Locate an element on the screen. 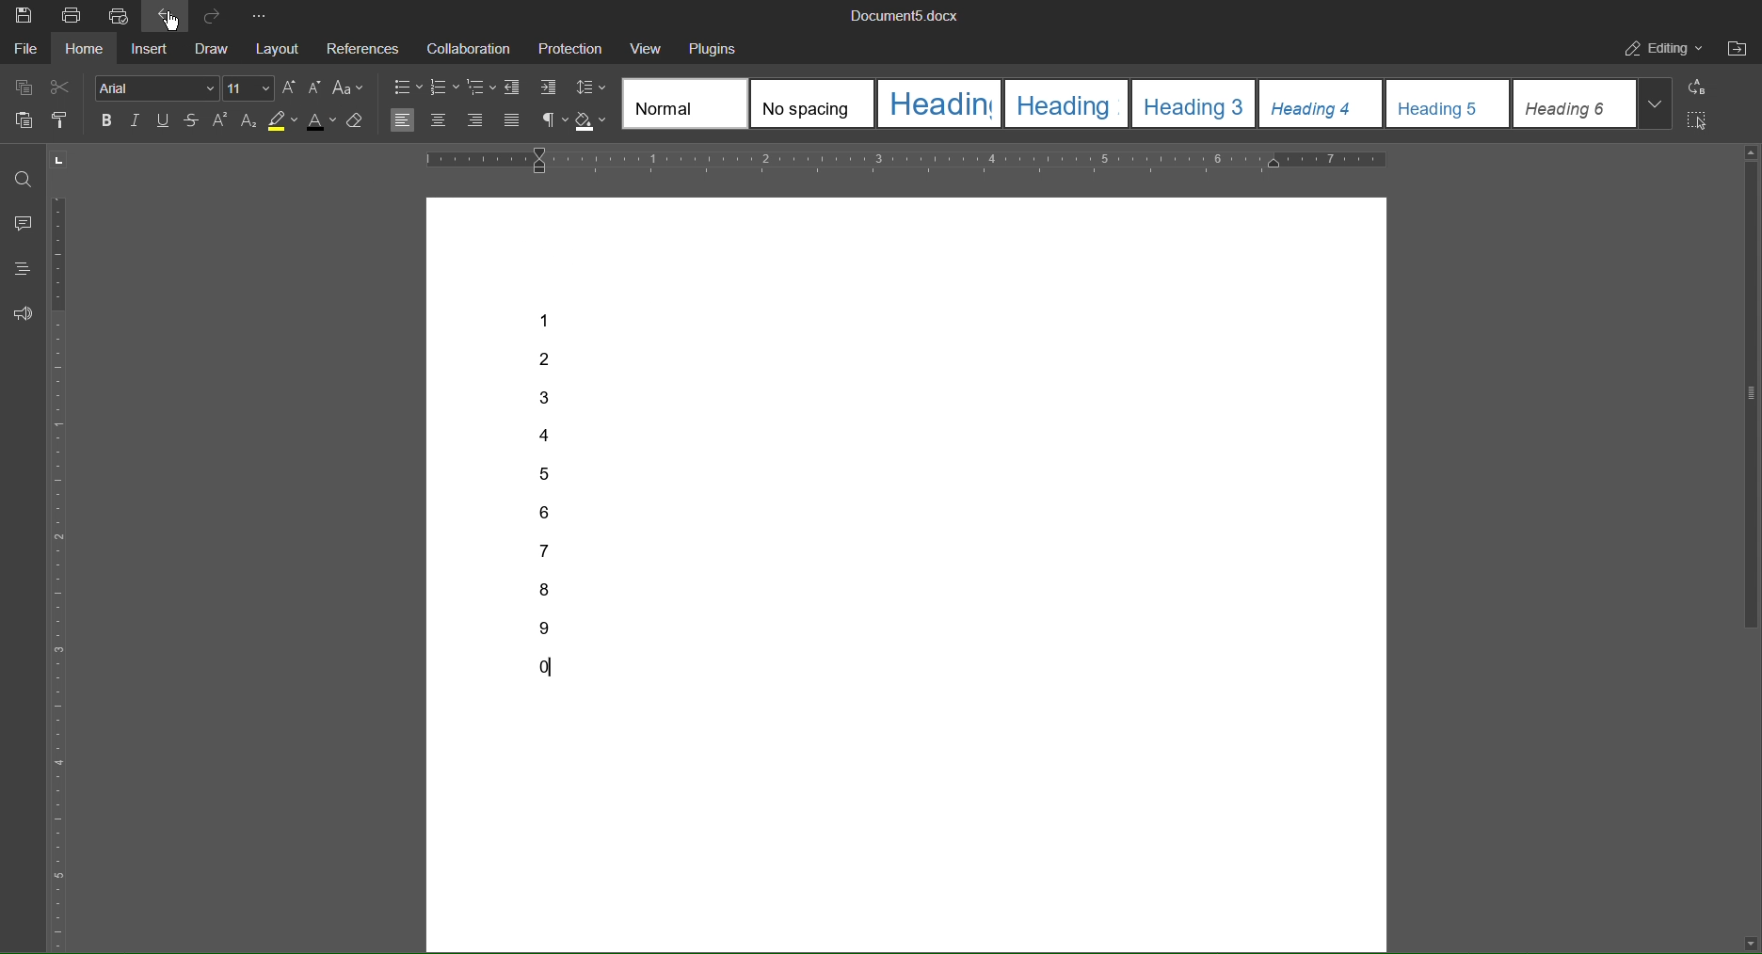 This screenshot has width=1762, height=954. Quick Print is located at coordinates (121, 15).